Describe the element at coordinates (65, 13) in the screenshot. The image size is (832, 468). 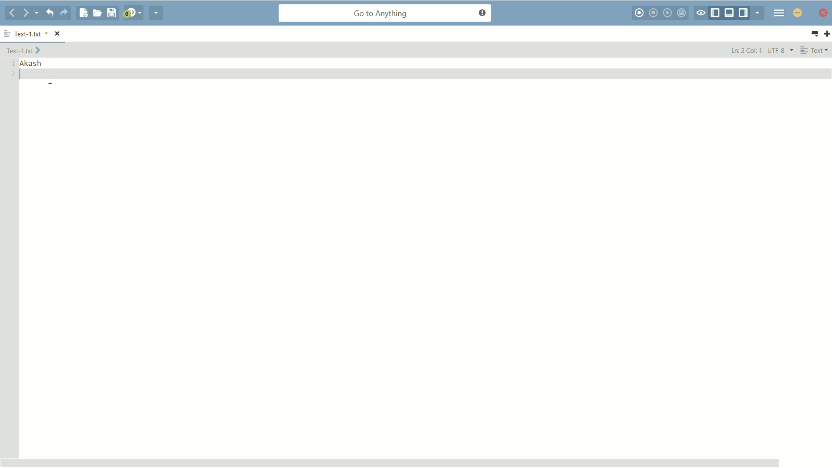
I see `redo` at that location.